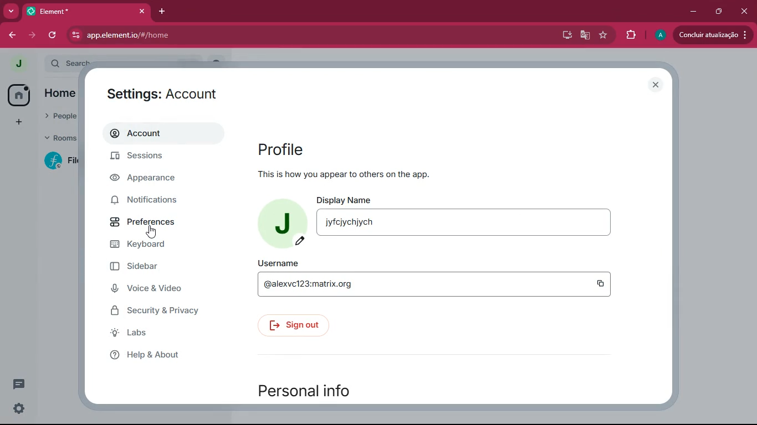 The image size is (757, 425). Describe the element at coordinates (58, 115) in the screenshot. I see `people` at that location.